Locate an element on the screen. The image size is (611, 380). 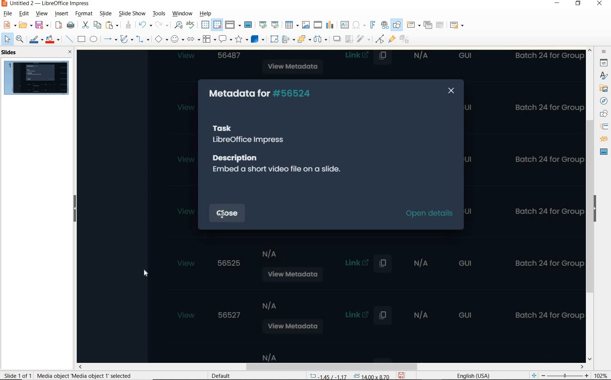
SCROLLBAR is located at coordinates (589, 204).